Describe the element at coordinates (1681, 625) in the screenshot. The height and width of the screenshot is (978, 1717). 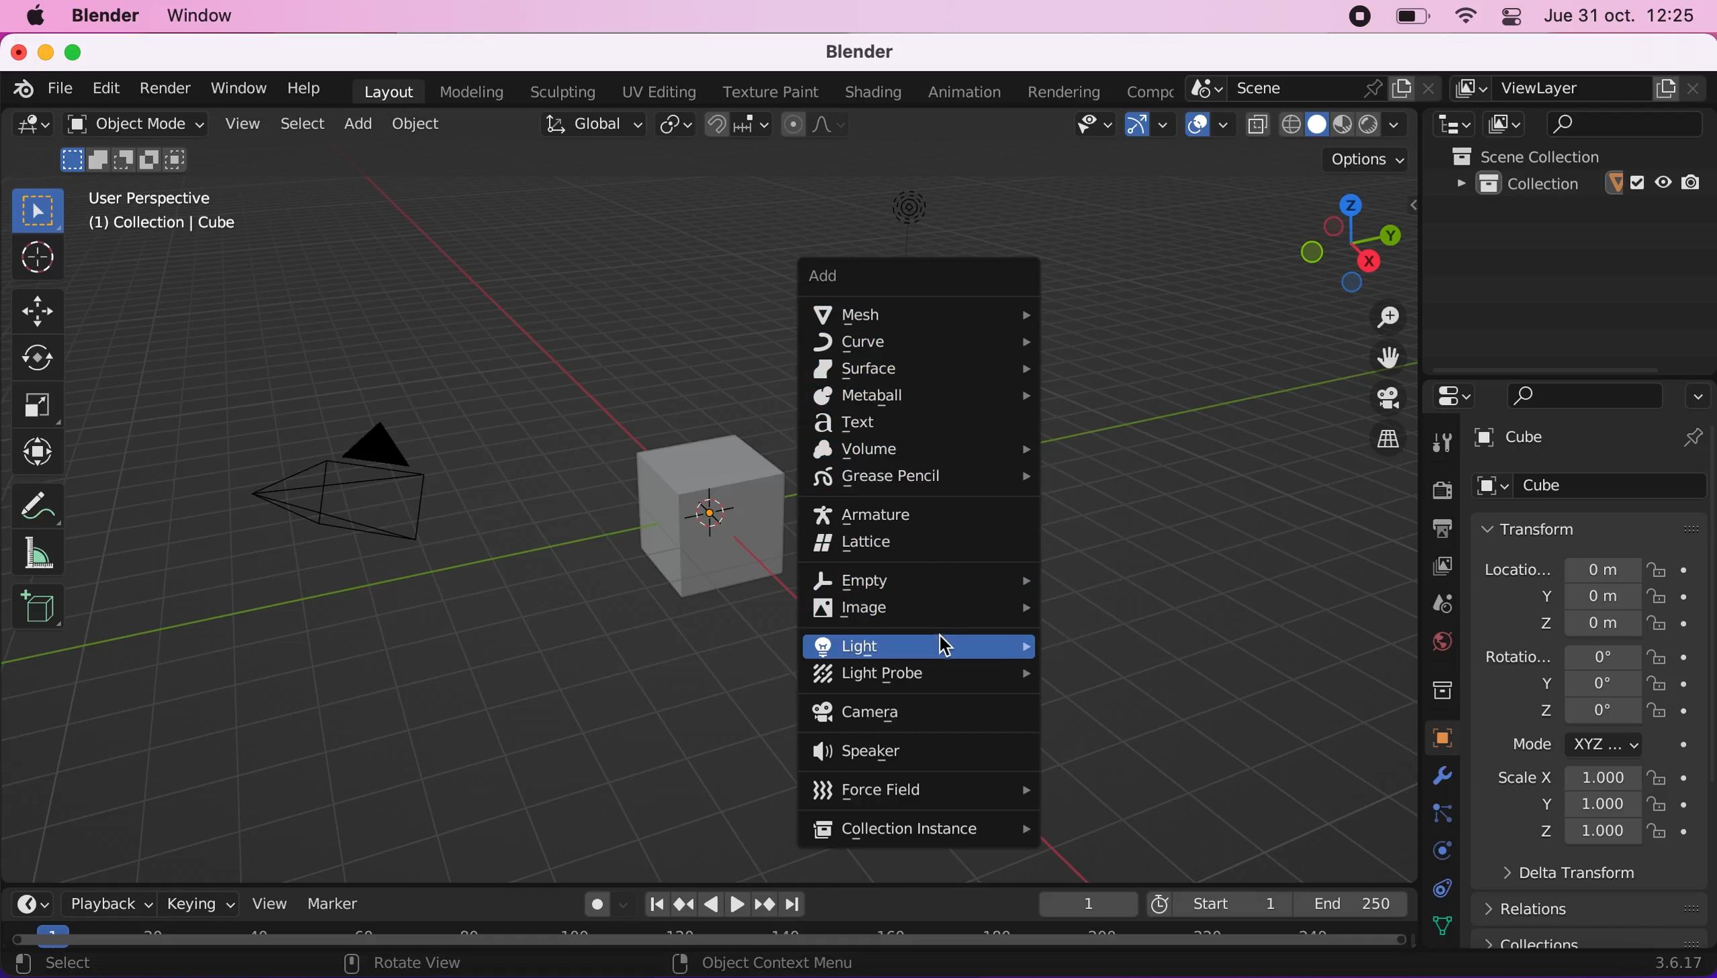
I see `lock` at that location.